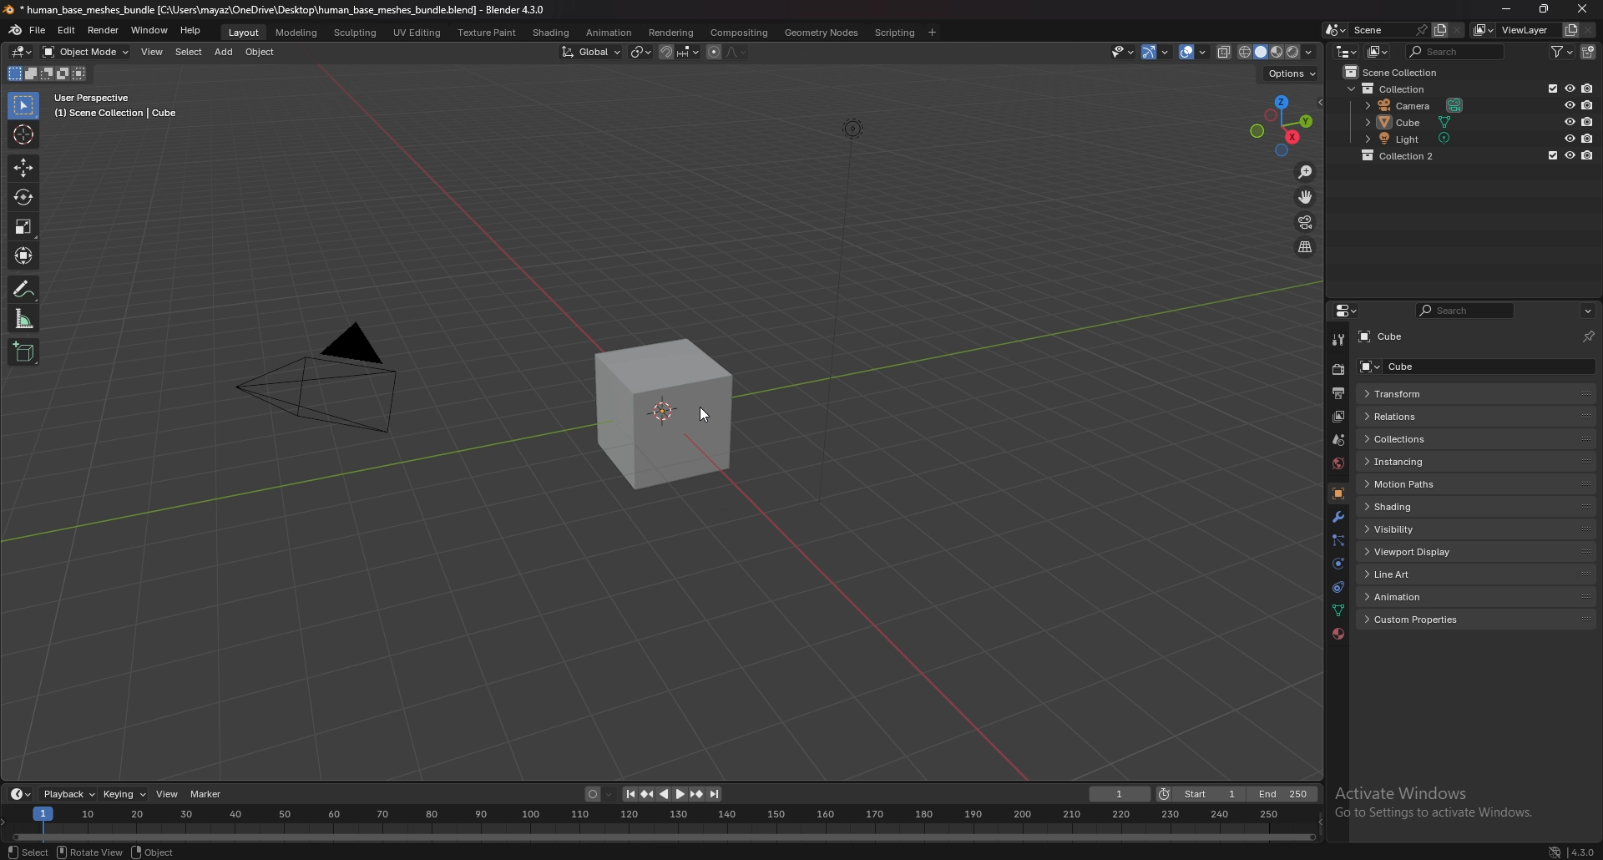 This screenshot has height=860, width=1603. What do you see at coordinates (1458, 29) in the screenshot?
I see `delete scene` at bounding box center [1458, 29].